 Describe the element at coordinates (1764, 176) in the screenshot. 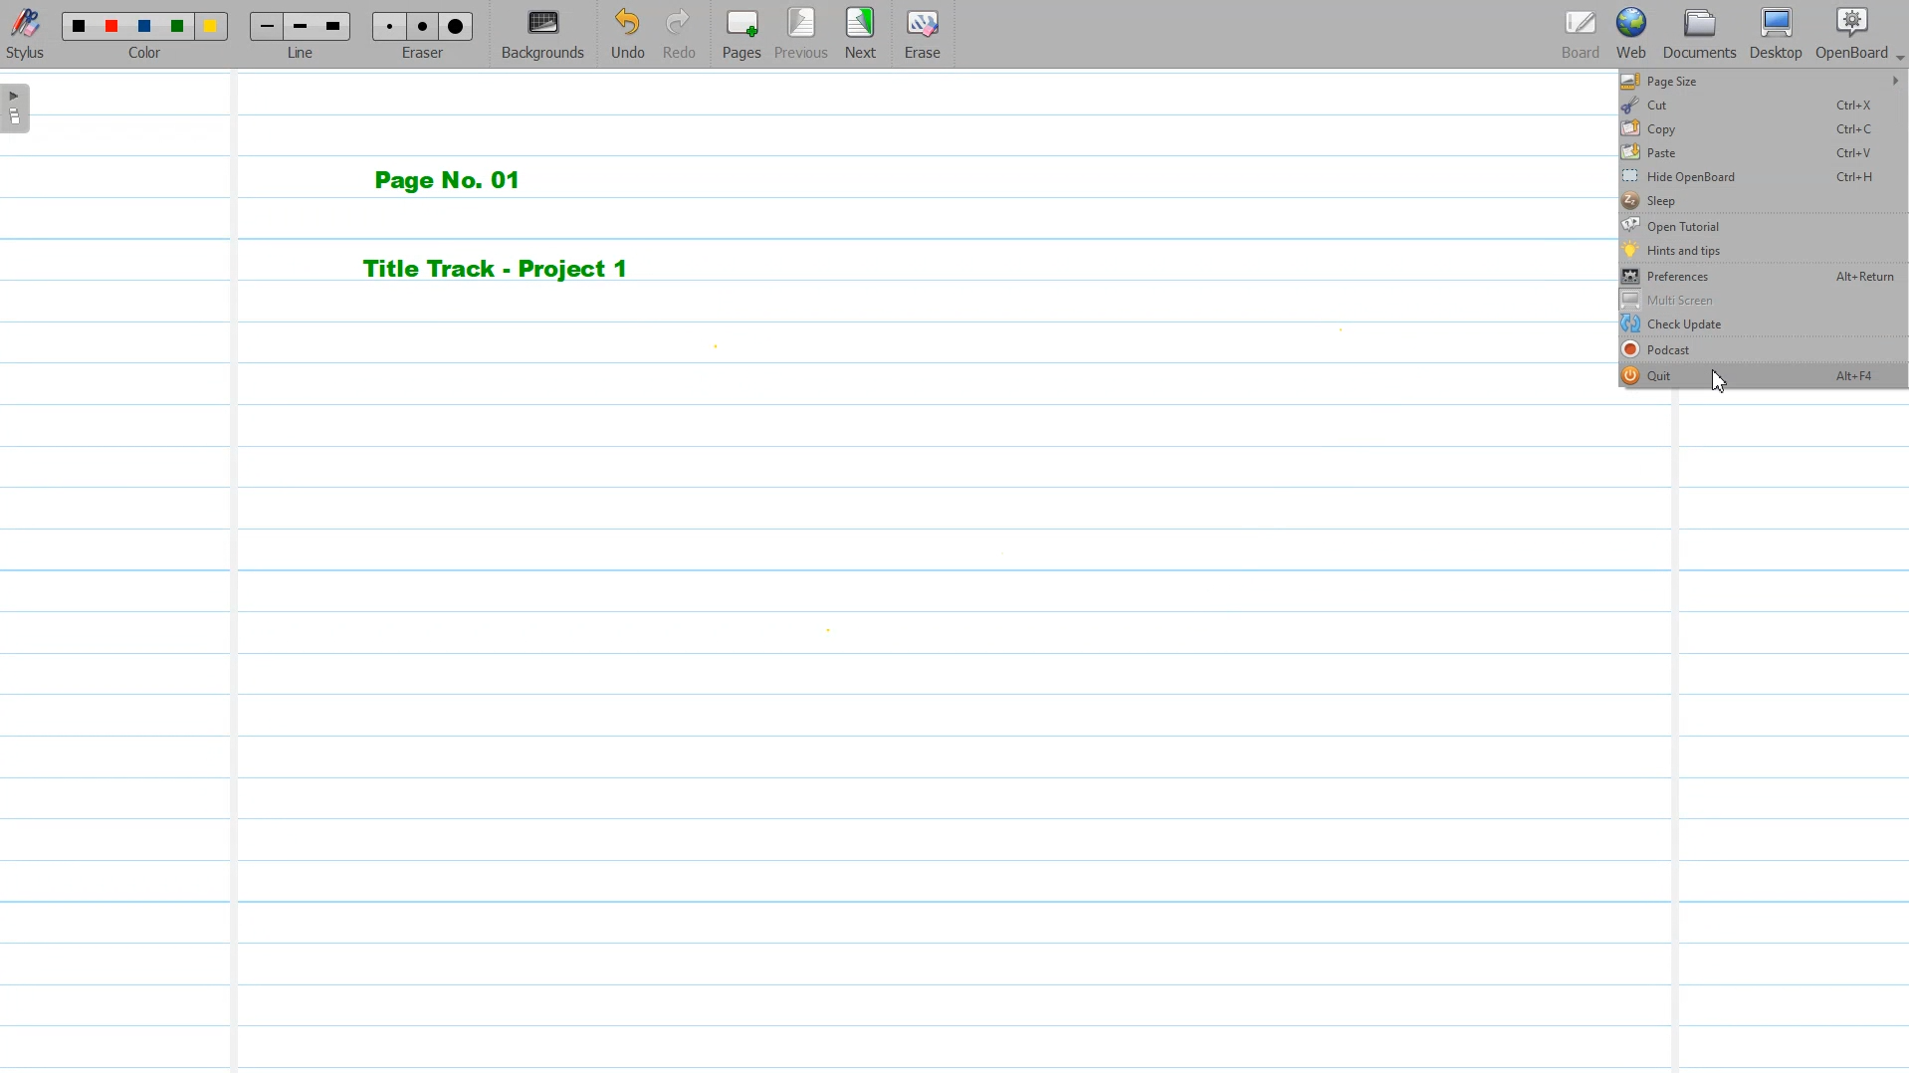

I see `Hide OpenBoard` at that location.